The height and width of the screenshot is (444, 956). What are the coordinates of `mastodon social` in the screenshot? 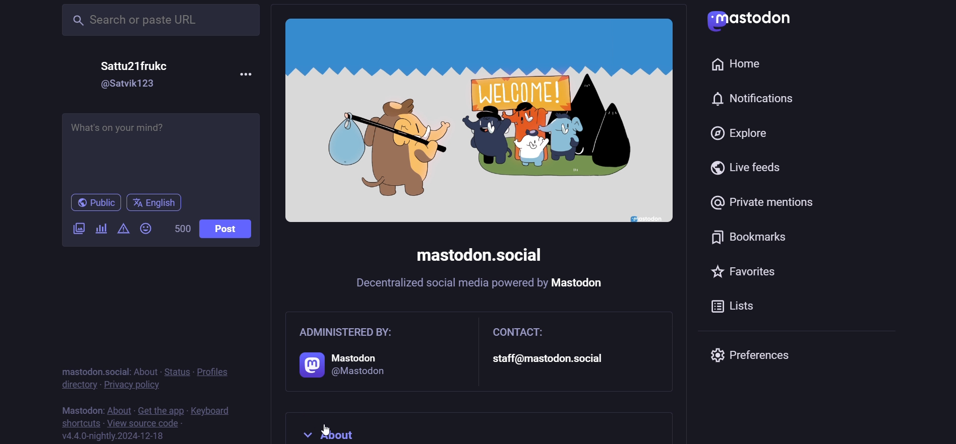 It's located at (90, 371).